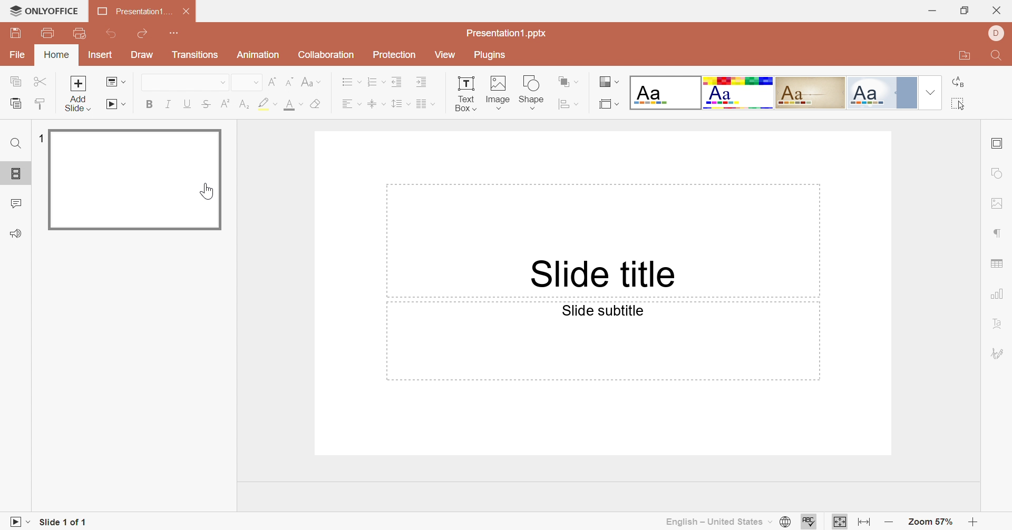 Image resolution: width=1012 pixels, height=530 pixels. I want to click on Increment font size, so click(271, 81).